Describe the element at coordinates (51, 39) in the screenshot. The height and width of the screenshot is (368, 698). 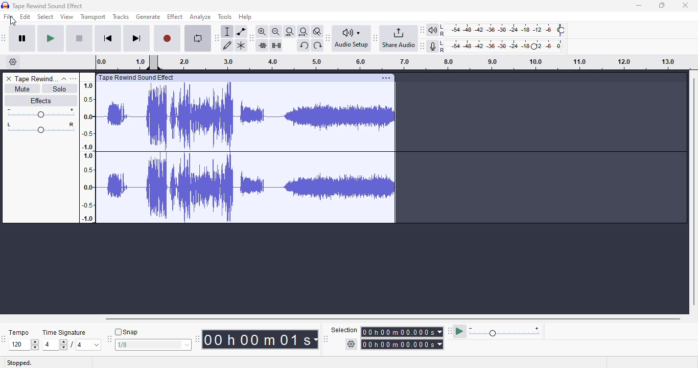
I see `play` at that location.